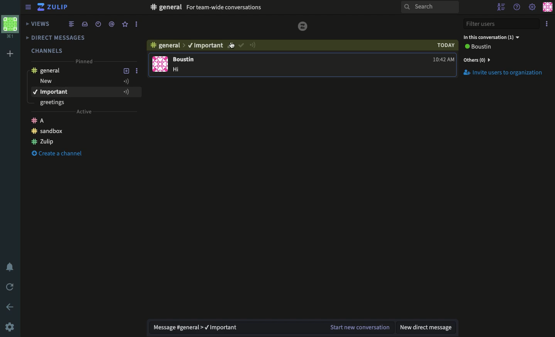  What do you see at coordinates (57, 132) in the screenshot?
I see `Create a channel` at bounding box center [57, 132].